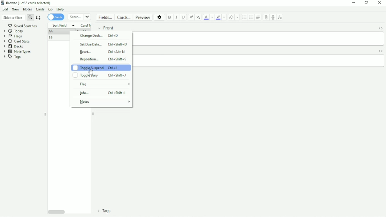  What do you see at coordinates (365, 3) in the screenshot?
I see `Restore down` at bounding box center [365, 3].